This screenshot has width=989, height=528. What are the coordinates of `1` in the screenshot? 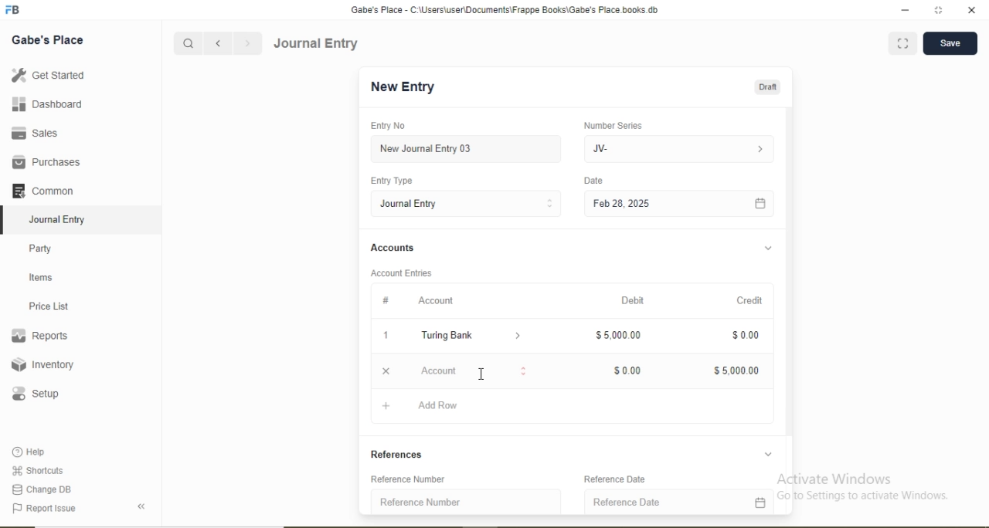 It's located at (386, 335).